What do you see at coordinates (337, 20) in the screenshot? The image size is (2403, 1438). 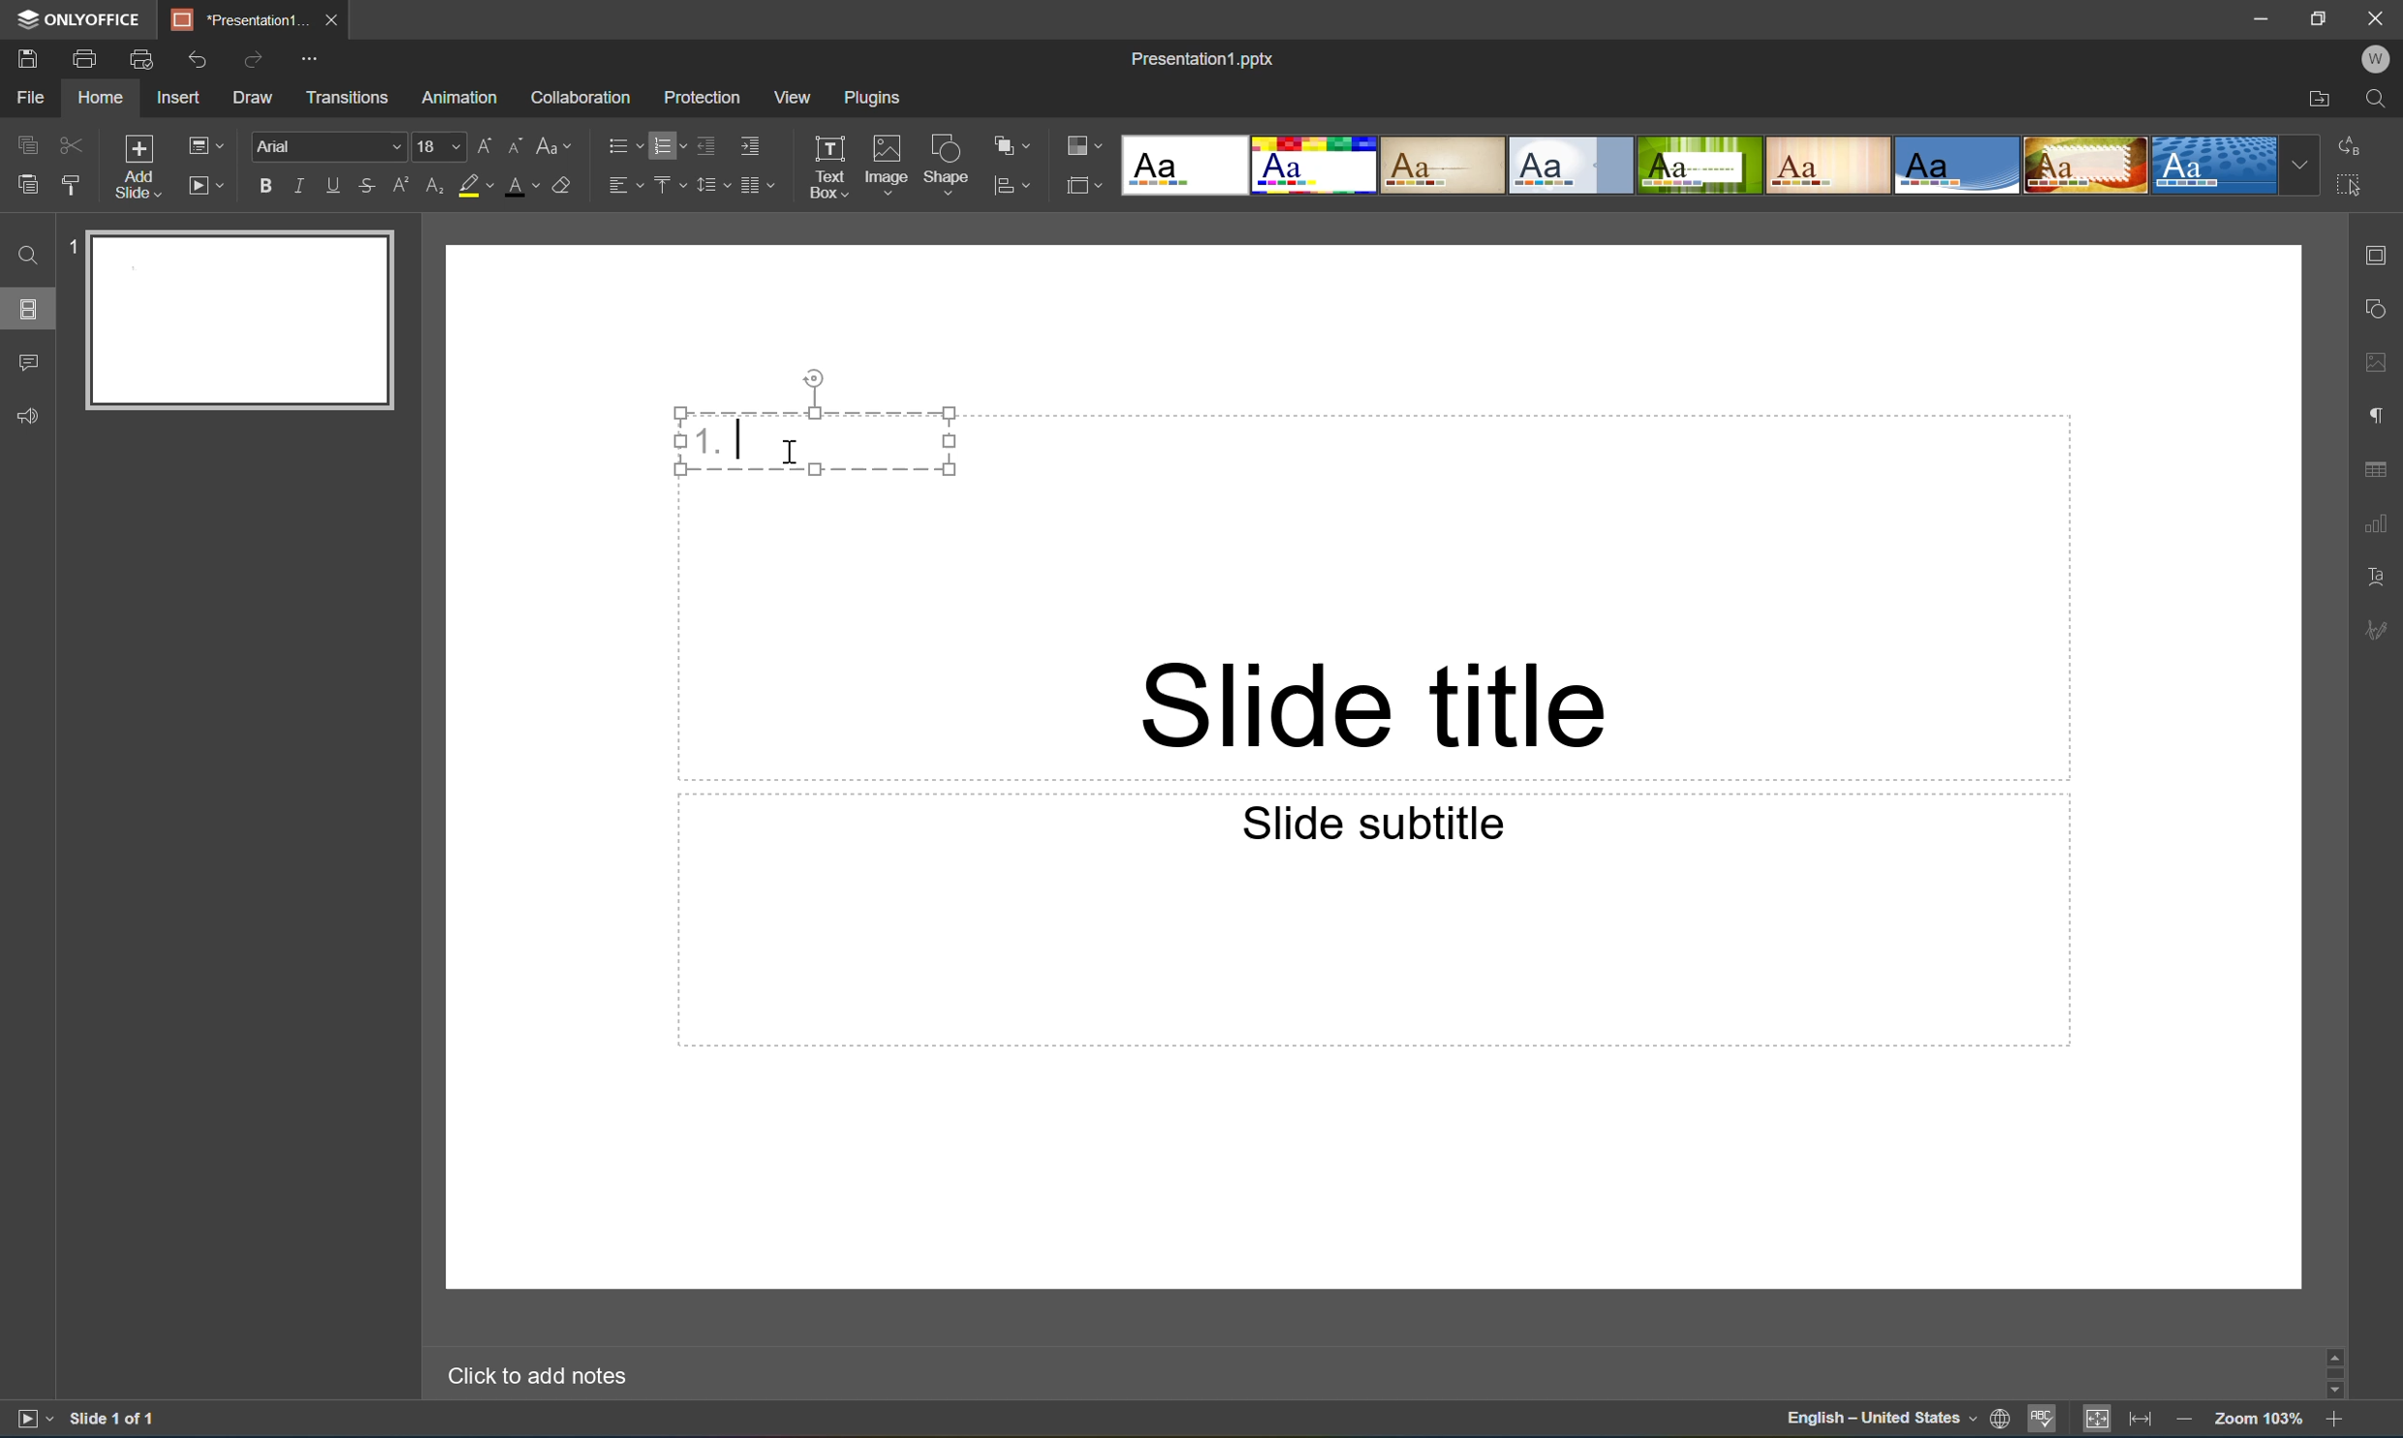 I see `Close` at bounding box center [337, 20].